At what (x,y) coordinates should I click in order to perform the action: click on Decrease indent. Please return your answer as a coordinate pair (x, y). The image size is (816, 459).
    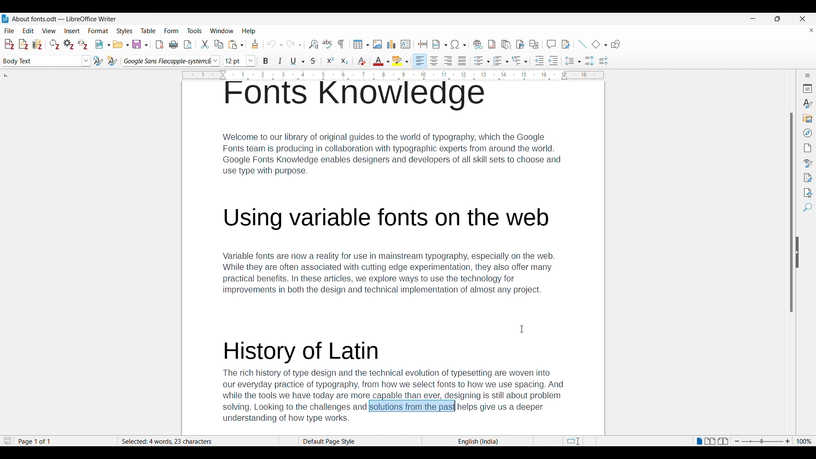
    Looking at the image, I should click on (553, 60).